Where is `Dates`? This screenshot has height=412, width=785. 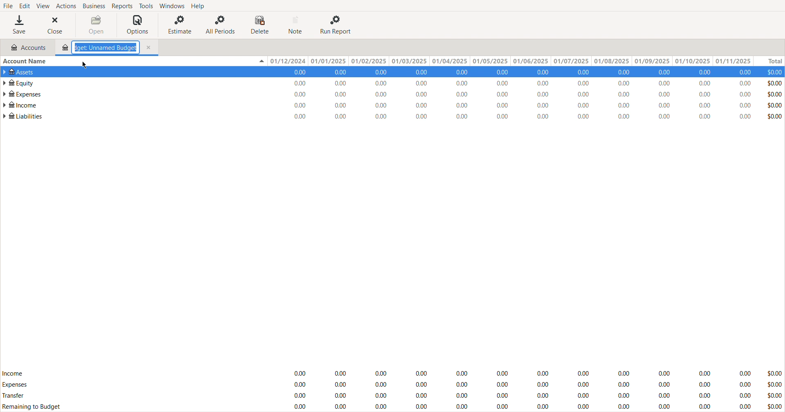 Dates is located at coordinates (508, 60).